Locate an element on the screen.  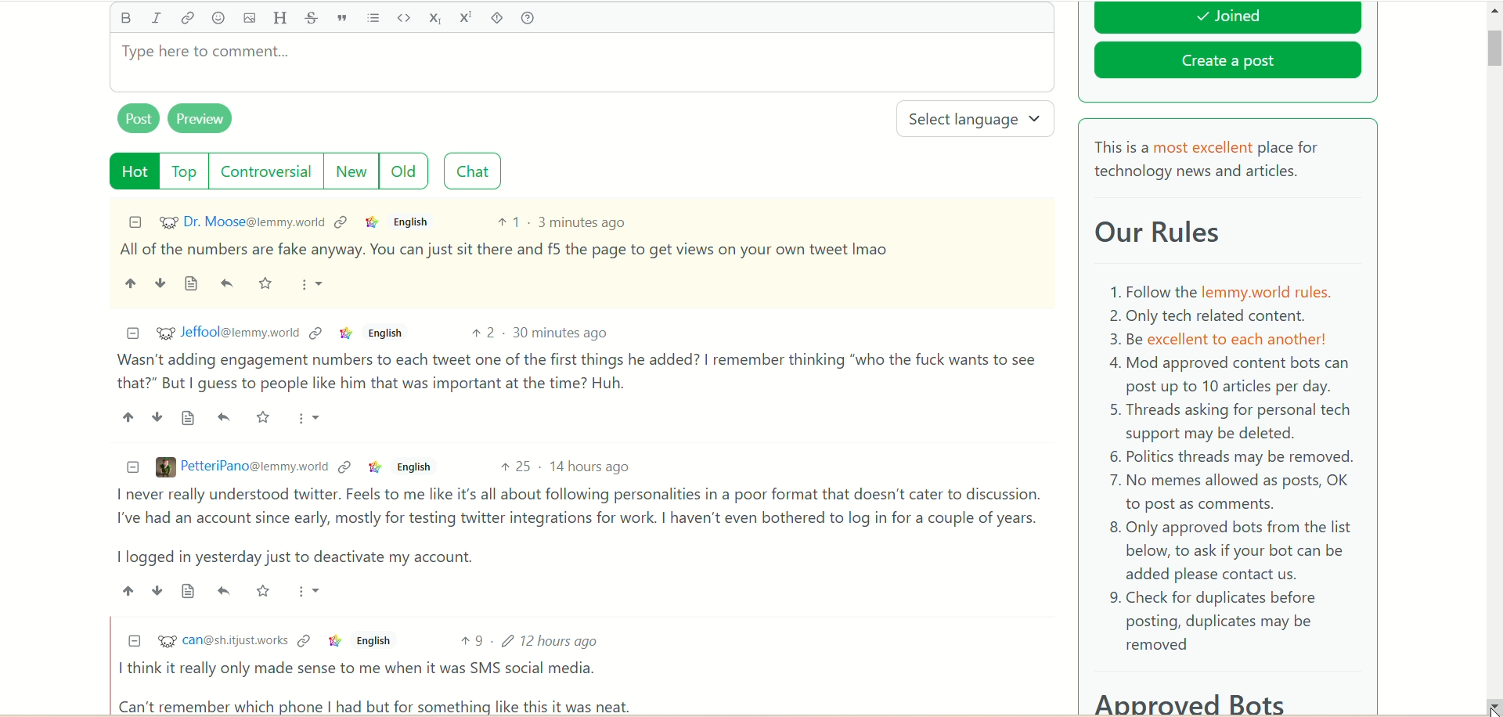
14 hours ago is located at coordinates (591, 467).